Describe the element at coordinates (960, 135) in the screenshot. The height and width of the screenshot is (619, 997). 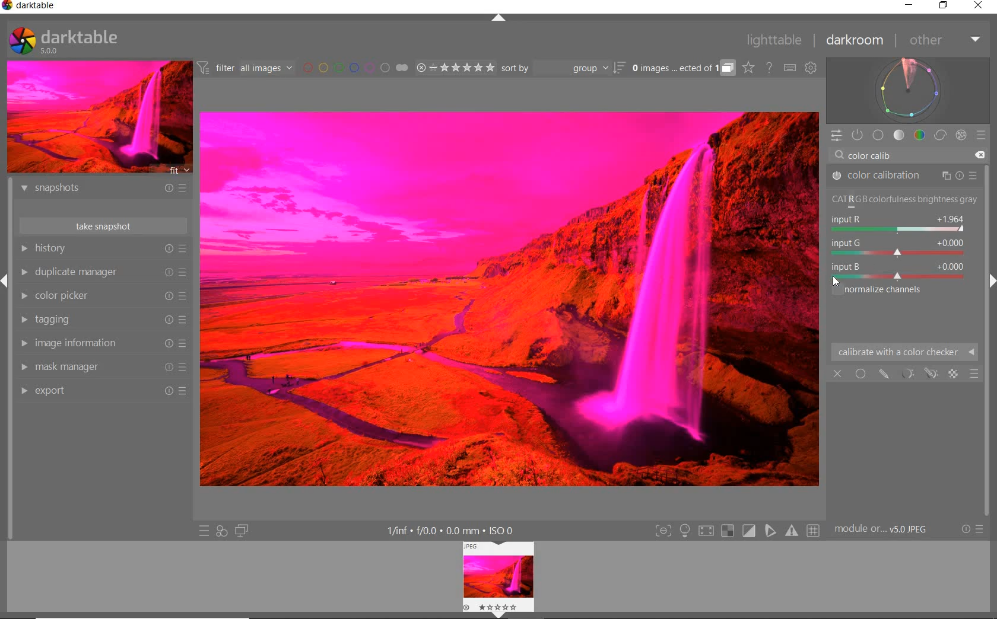
I see `effect` at that location.